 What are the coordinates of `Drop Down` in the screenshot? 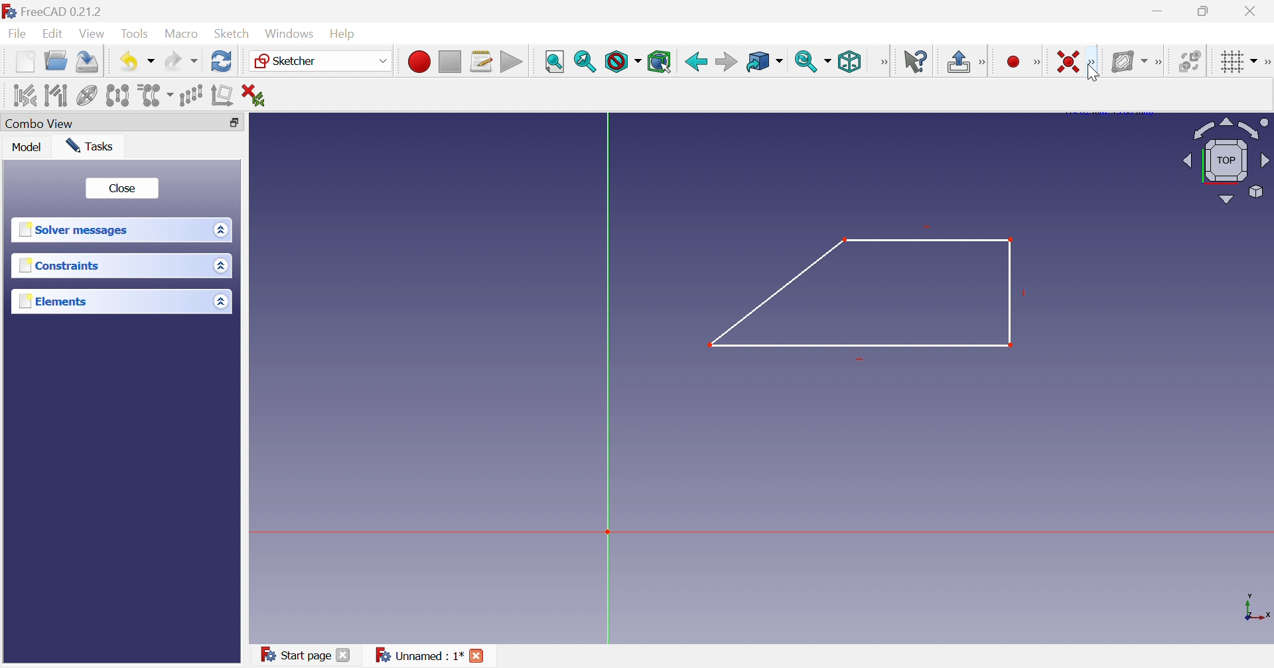 It's located at (1255, 59).